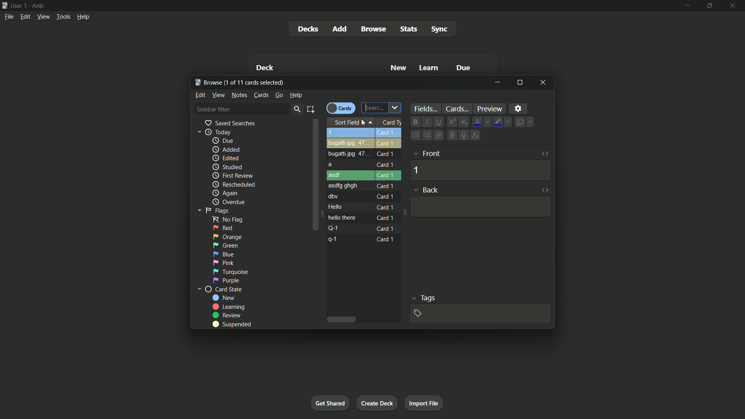 Image resolution: width=745 pixels, height=419 pixels. What do you see at coordinates (227, 280) in the screenshot?
I see `purple` at bounding box center [227, 280].